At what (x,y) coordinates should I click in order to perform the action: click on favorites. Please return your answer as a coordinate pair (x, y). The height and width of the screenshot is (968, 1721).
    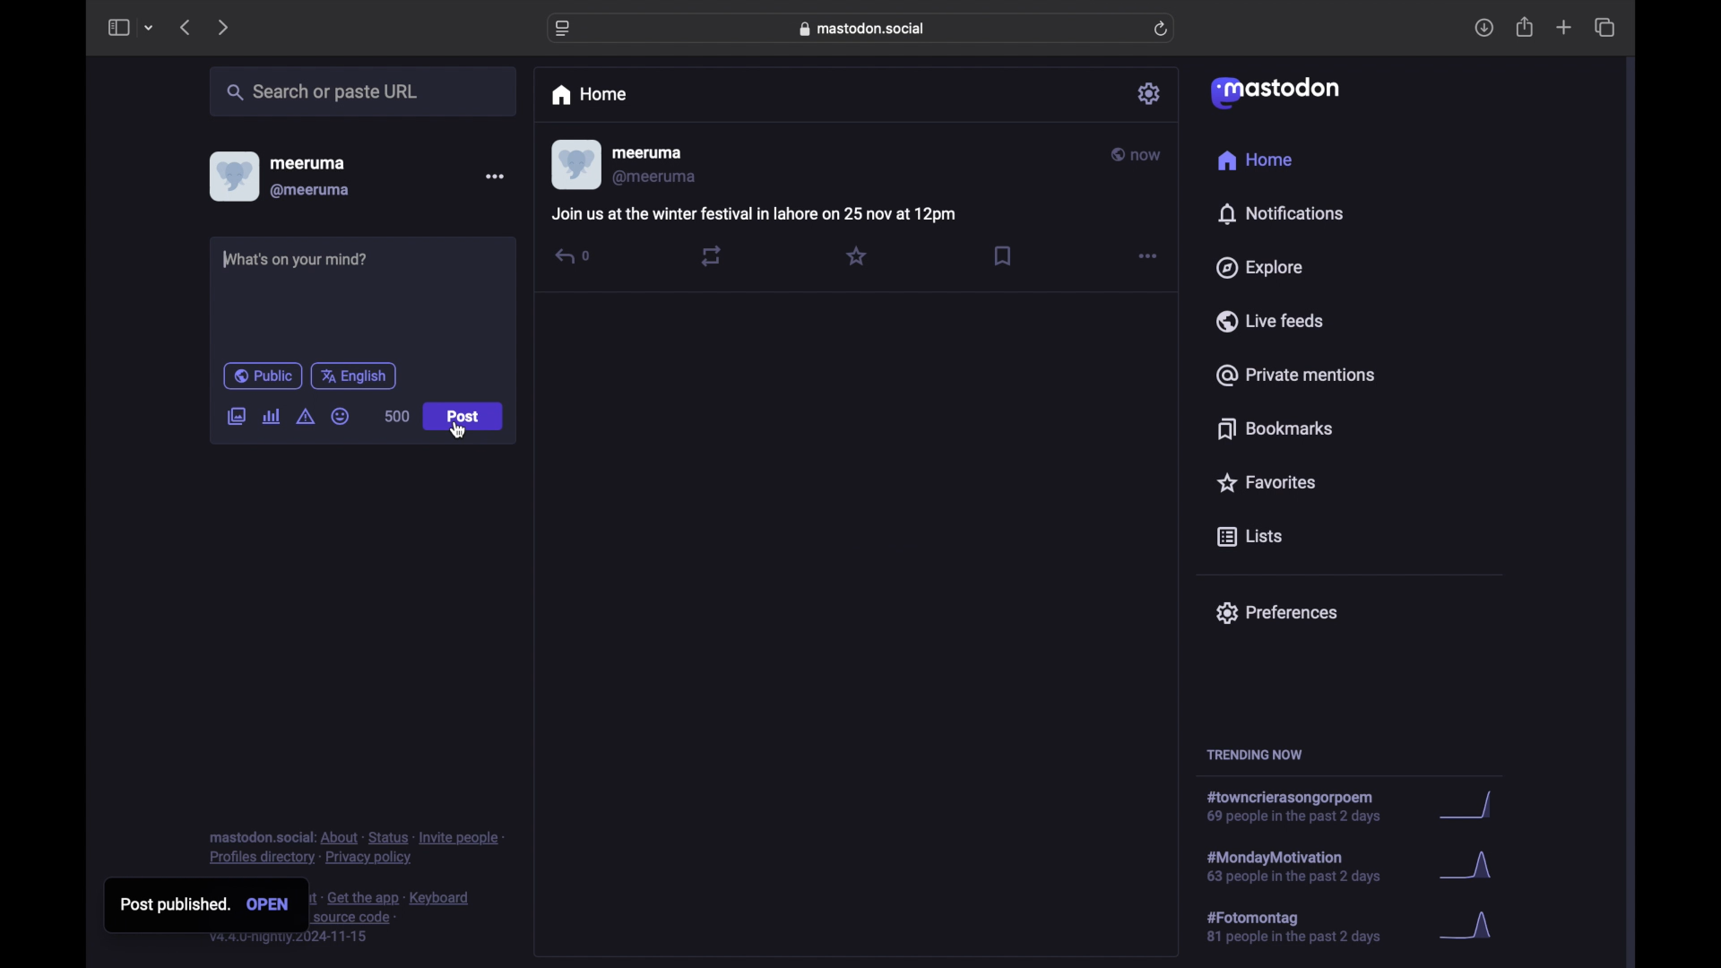
    Looking at the image, I should click on (1265, 482).